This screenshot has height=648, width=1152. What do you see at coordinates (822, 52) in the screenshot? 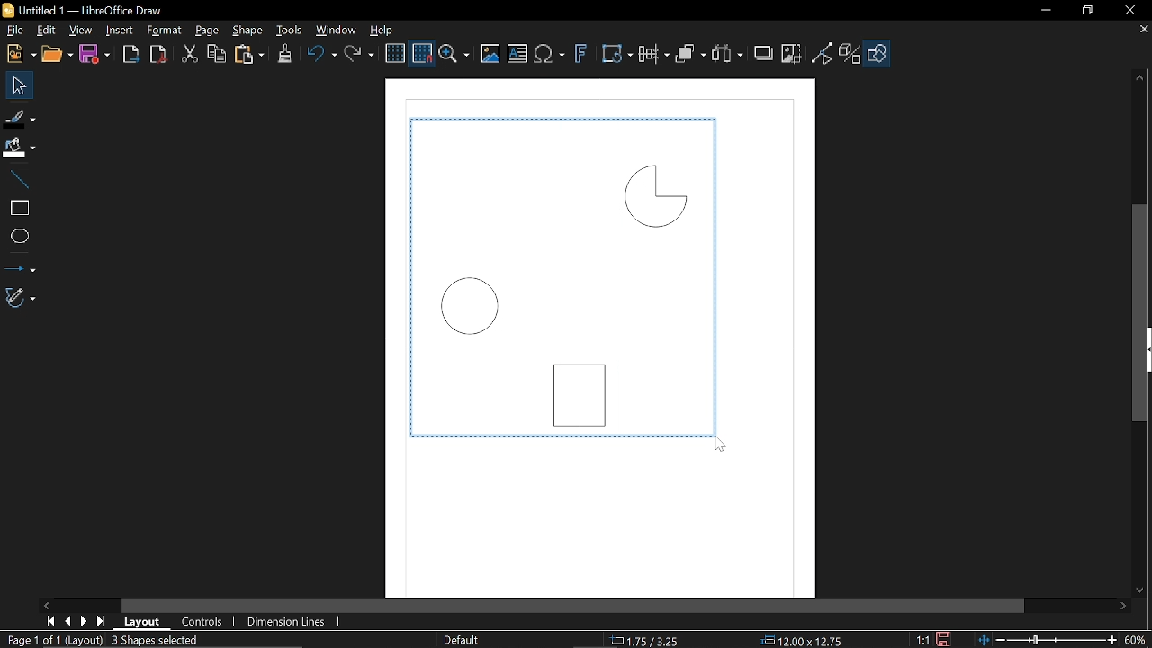
I see `Toggle view` at bounding box center [822, 52].